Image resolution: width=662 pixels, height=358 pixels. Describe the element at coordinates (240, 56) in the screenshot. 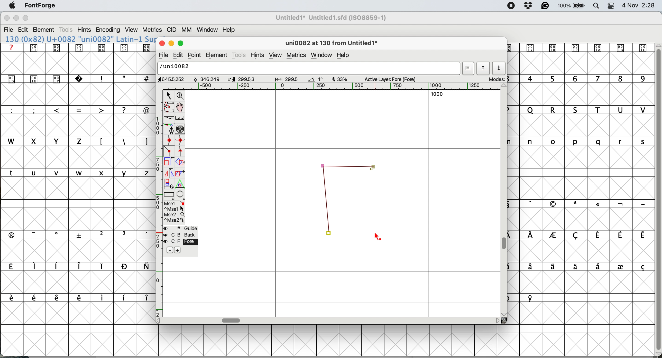

I see `tools` at that location.